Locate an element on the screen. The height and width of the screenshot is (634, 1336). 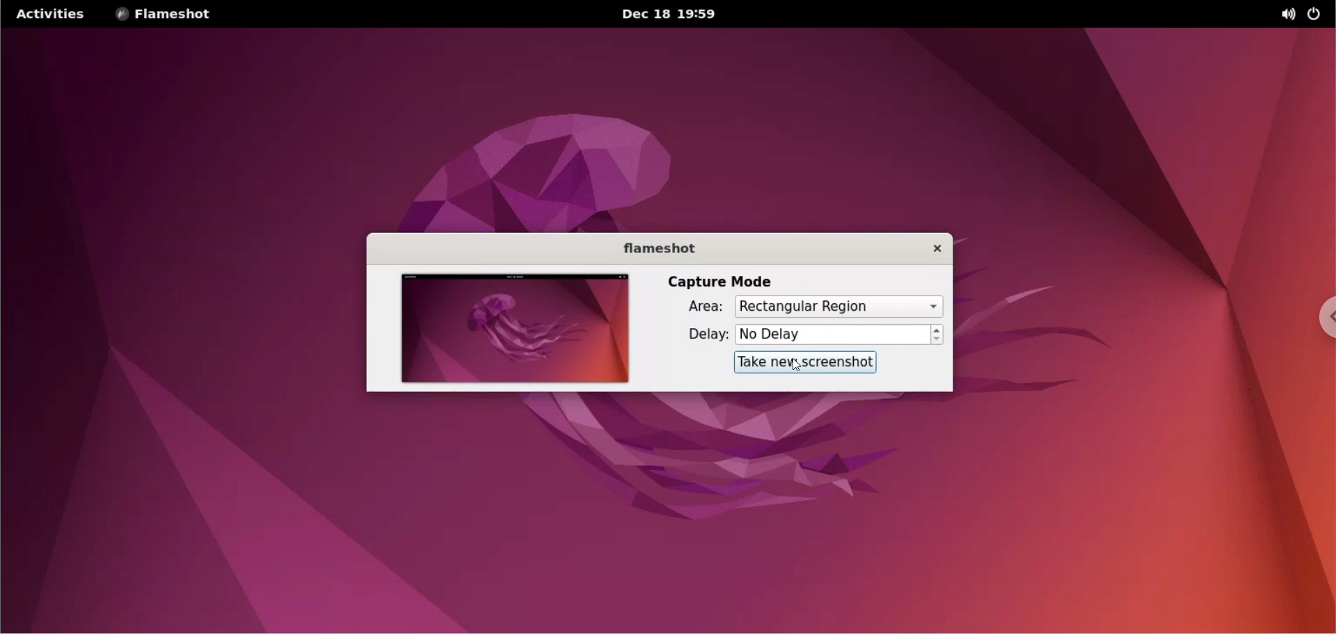
delay label is located at coordinates (698, 336).